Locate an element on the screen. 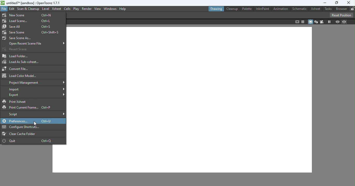  Tasks is located at coordinates (328, 9).